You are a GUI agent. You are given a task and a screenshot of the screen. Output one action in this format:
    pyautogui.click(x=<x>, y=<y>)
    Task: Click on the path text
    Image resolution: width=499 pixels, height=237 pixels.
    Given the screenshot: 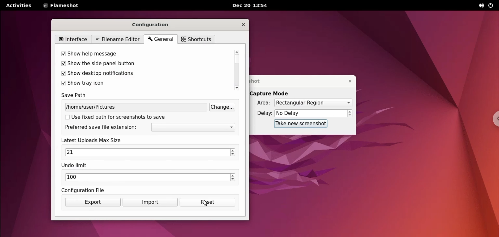 What is the action you would take?
    pyautogui.click(x=135, y=107)
    